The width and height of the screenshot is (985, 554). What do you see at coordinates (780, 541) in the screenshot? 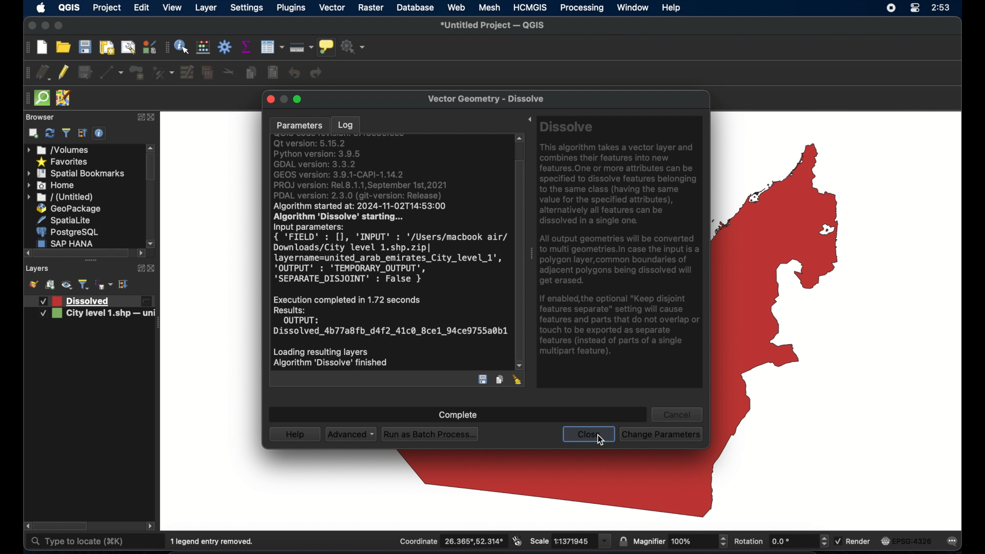
I see `rotation` at bounding box center [780, 541].